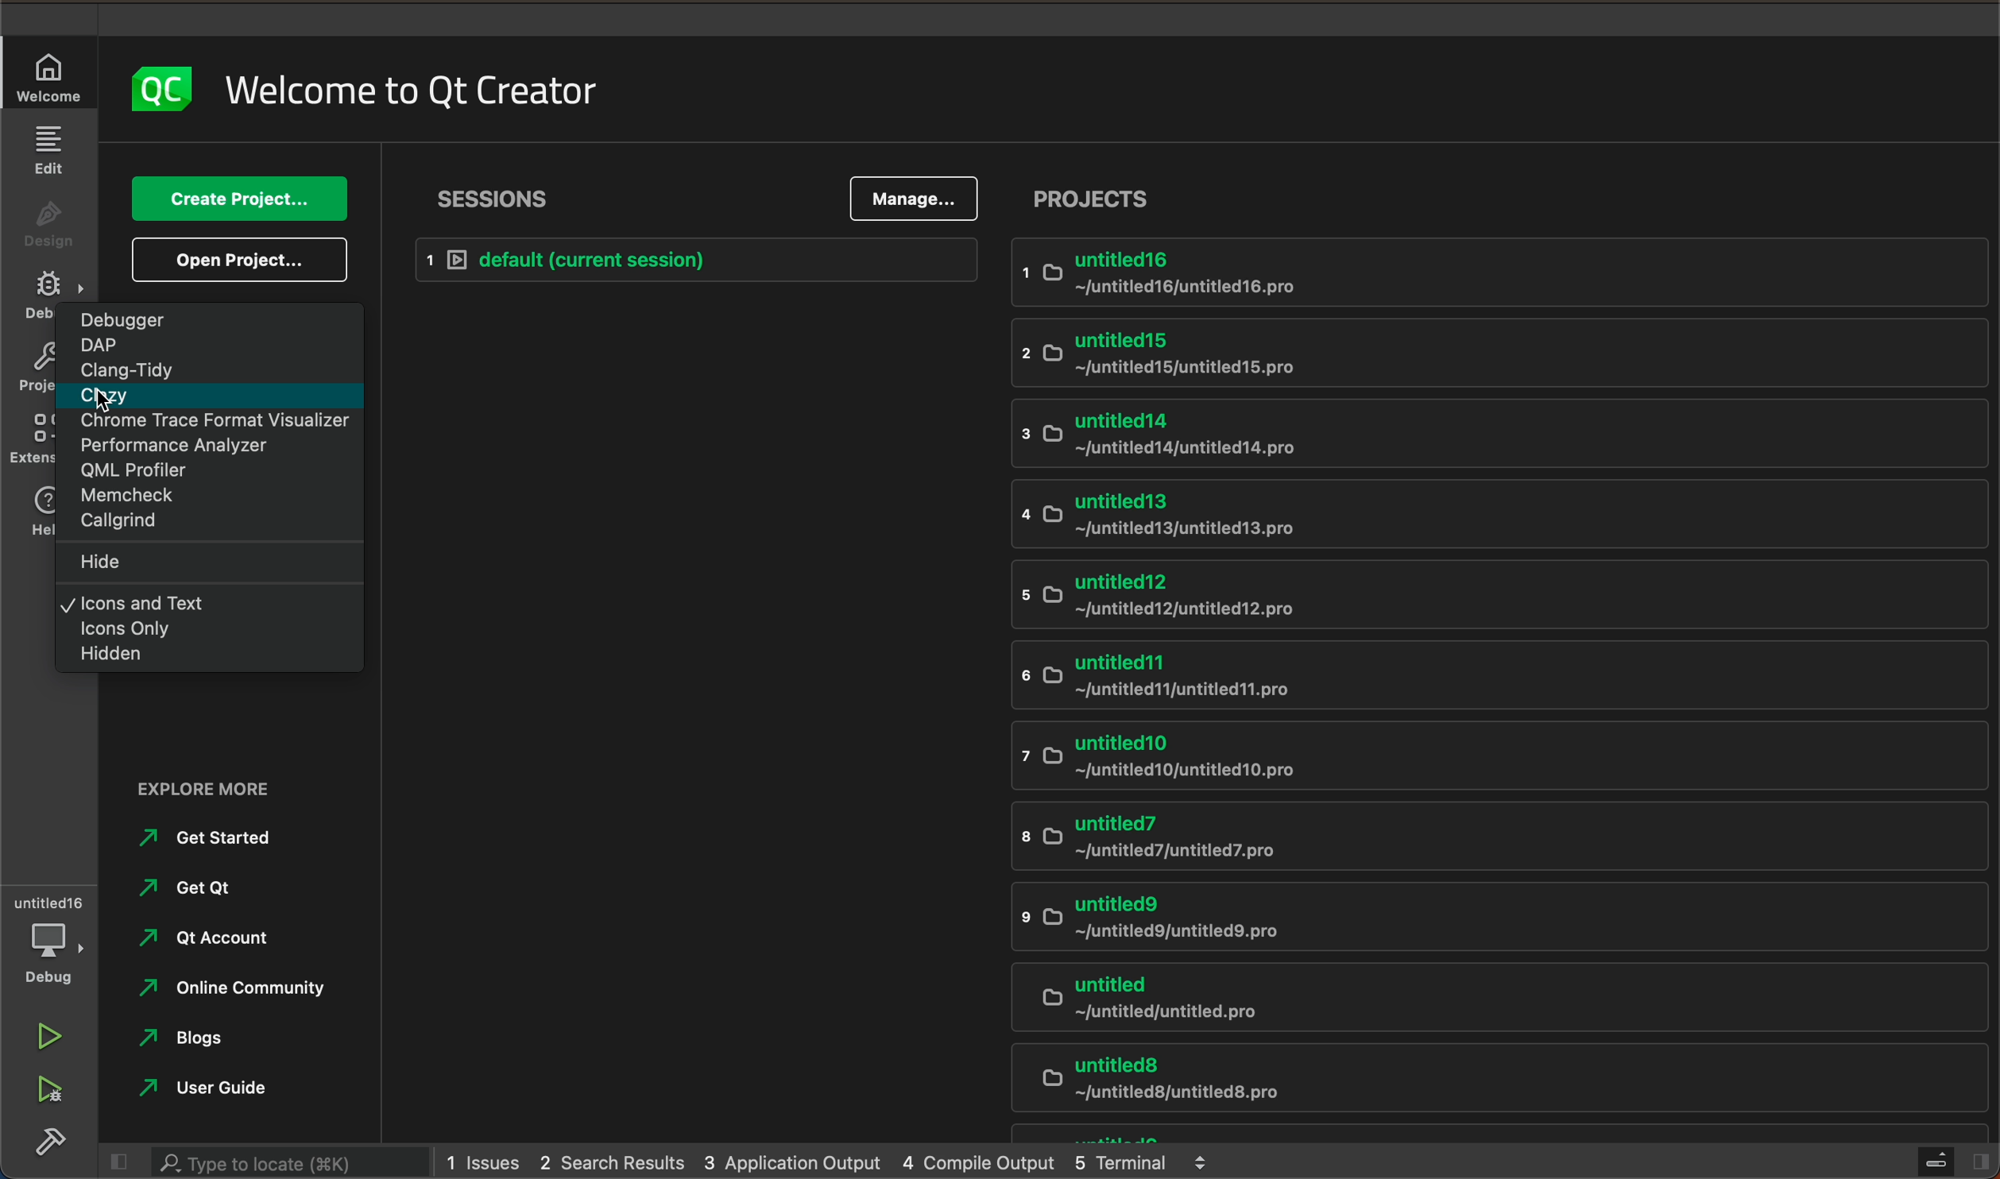  What do you see at coordinates (832, 1163) in the screenshot?
I see `logs` at bounding box center [832, 1163].